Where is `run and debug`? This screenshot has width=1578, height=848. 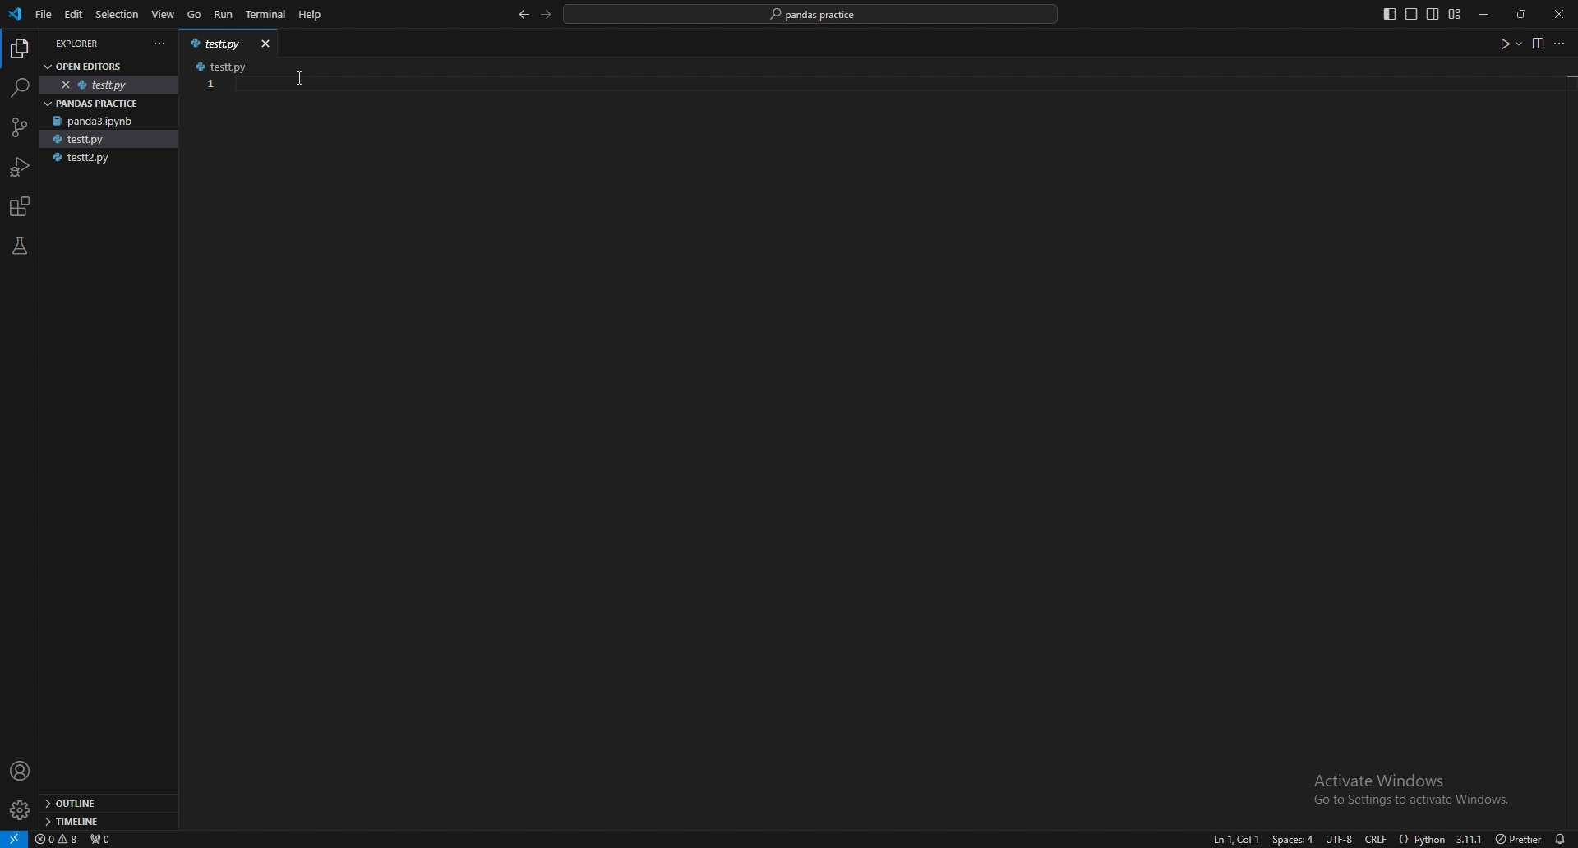
run and debug is located at coordinates (21, 167).